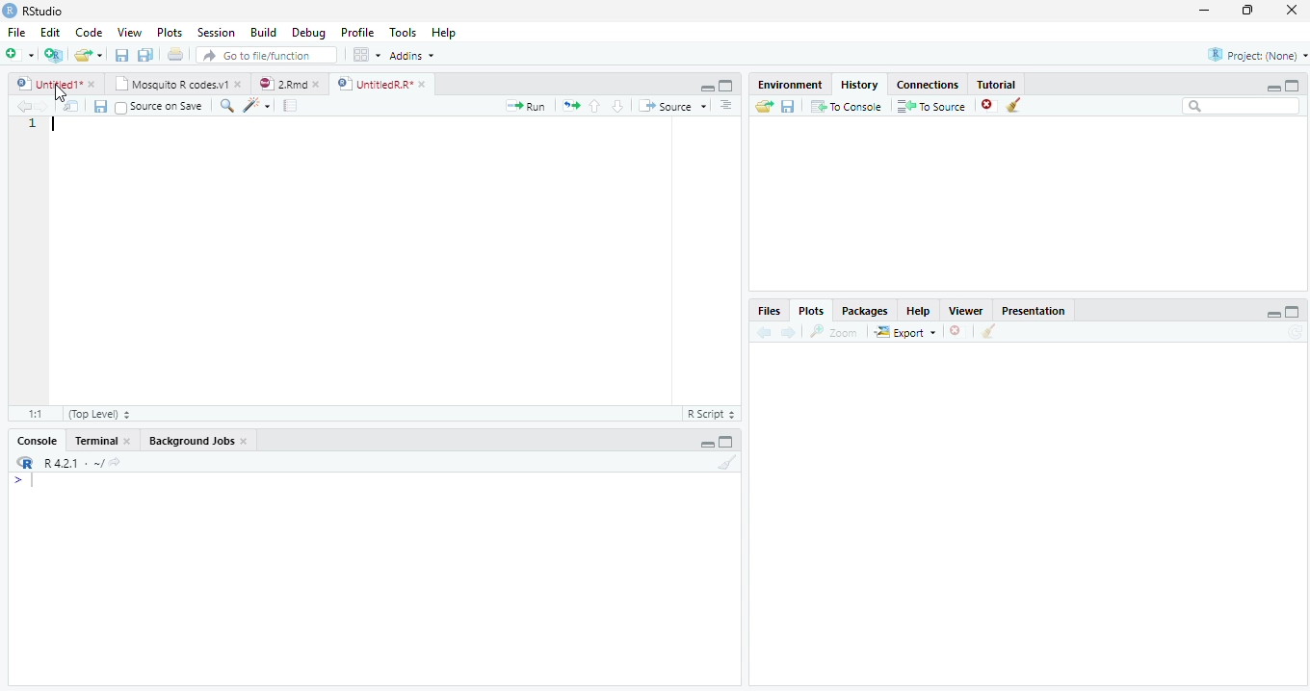 This screenshot has width=1310, height=691. What do you see at coordinates (926, 85) in the screenshot?
I see `Connections` at bounding box center [926, 85].